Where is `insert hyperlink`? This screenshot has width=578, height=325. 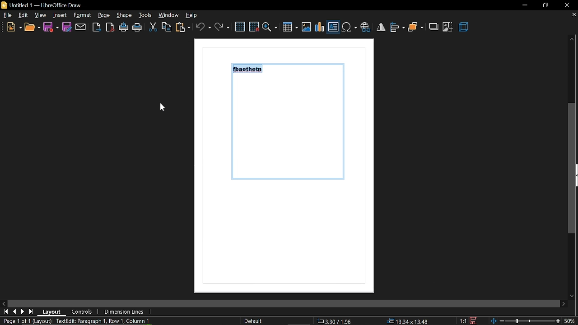
insert hyperlink is located at coordinates (365, 28).